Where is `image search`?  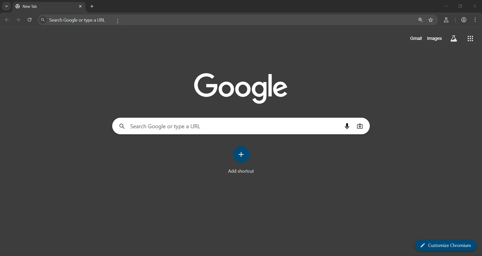 image search is located at coordinates (361, 126).